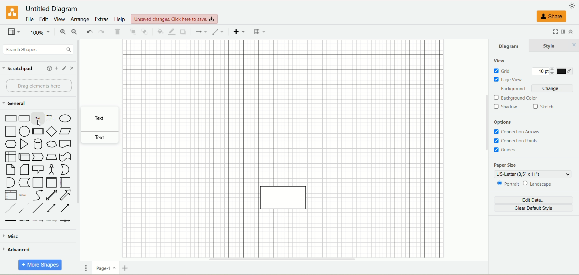 The width and height of the screenshot is (579, 275). I want to click on vertical container, so click(51, 182).